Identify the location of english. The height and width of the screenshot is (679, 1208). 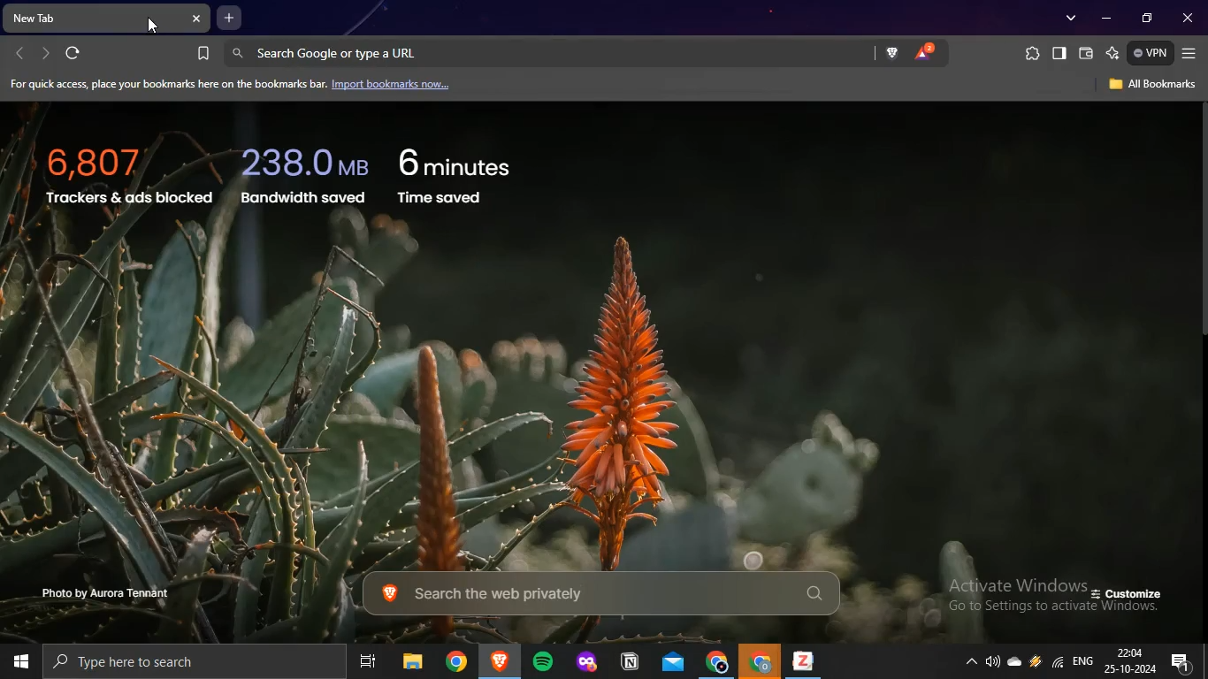
(1087, 661).